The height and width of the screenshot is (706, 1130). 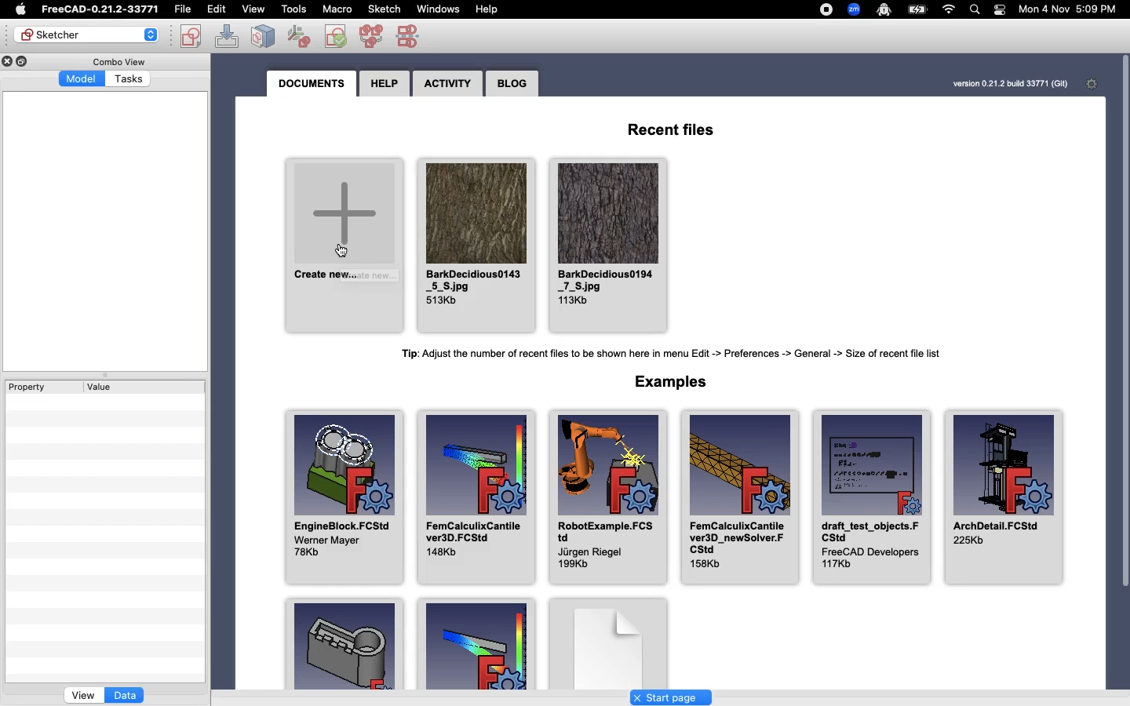 I want to click on Toggle, so click(x=1088, y=10).